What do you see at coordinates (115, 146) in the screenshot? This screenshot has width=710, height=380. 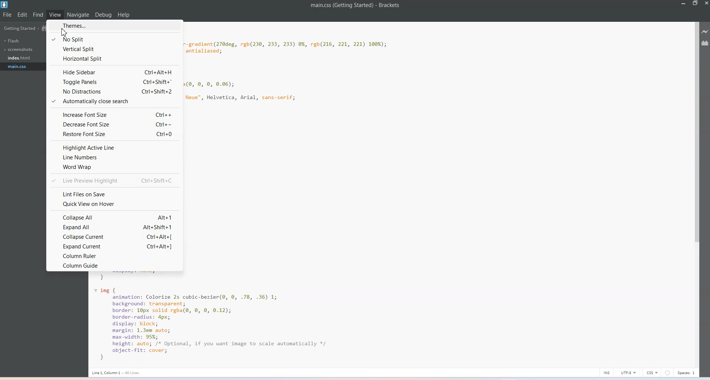 I see `Highlight active line` at bounding box center [115, 146].